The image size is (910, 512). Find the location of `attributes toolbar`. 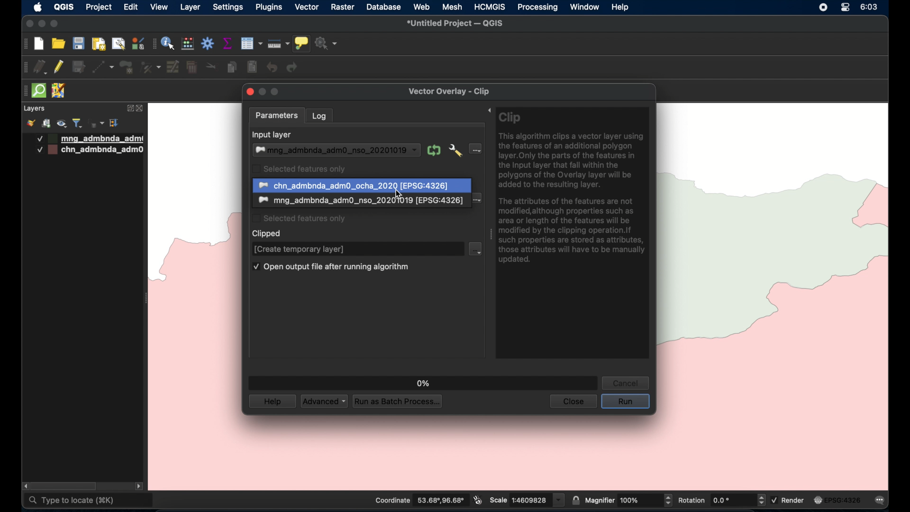

attributes toolbar is located at coordinates (154, 44).